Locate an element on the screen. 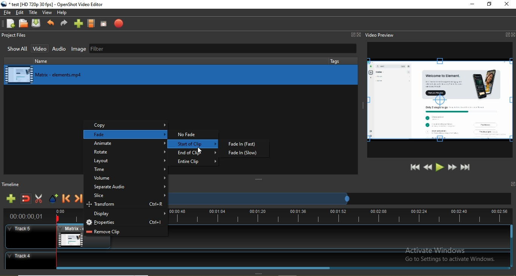  Next marker is located at coordinates (80, 200).